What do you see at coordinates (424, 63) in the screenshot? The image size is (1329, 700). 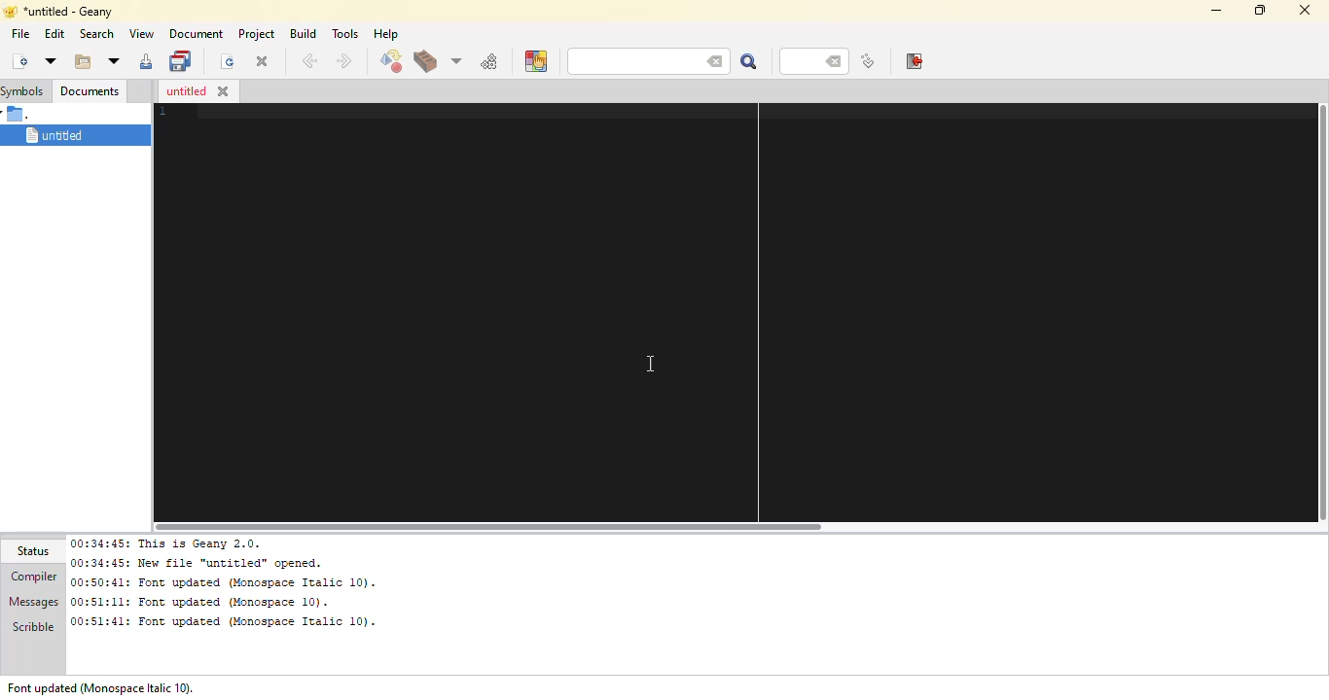 I see `build` at bounding box center [424, 63].